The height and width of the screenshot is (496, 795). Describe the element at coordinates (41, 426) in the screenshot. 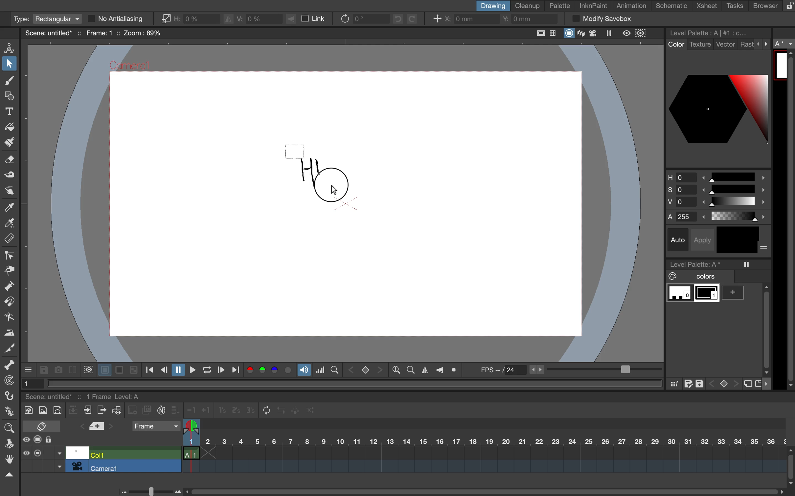

I see `toggle x sheet timeline` at that location.